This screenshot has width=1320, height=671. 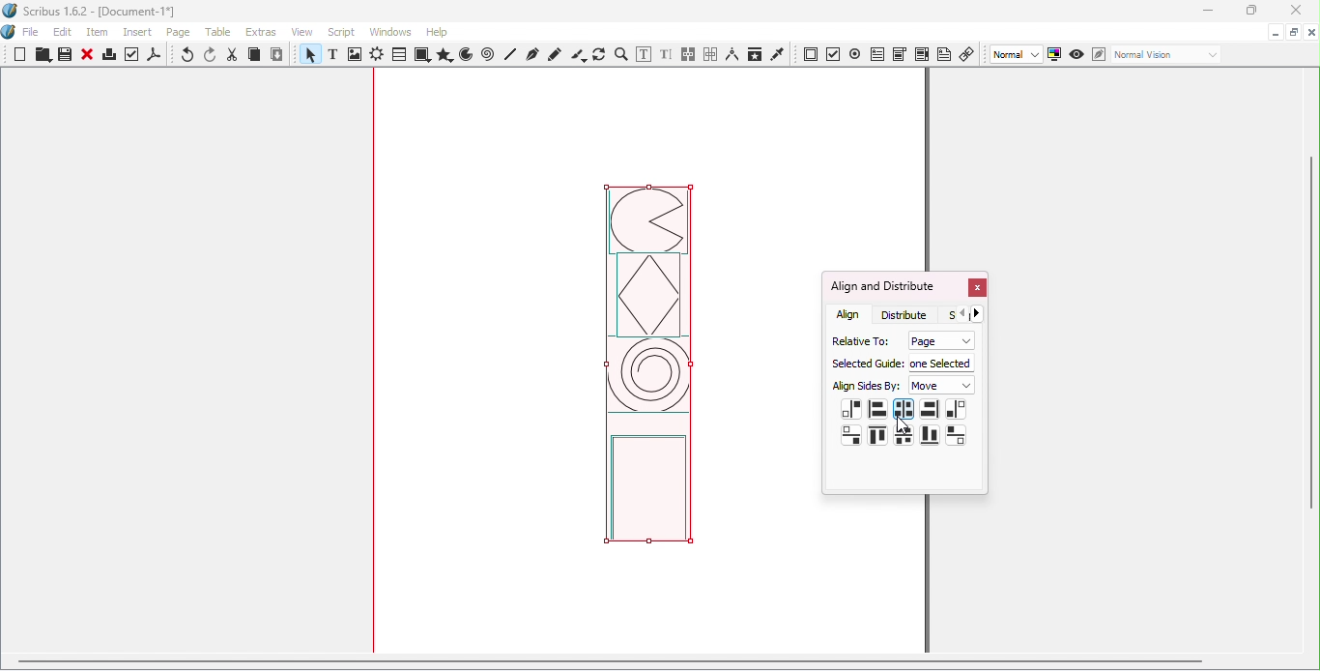 What do you see at coordinates (264, 32) in the screenshot?
I see `Extras` at bounding box center [264, 32].